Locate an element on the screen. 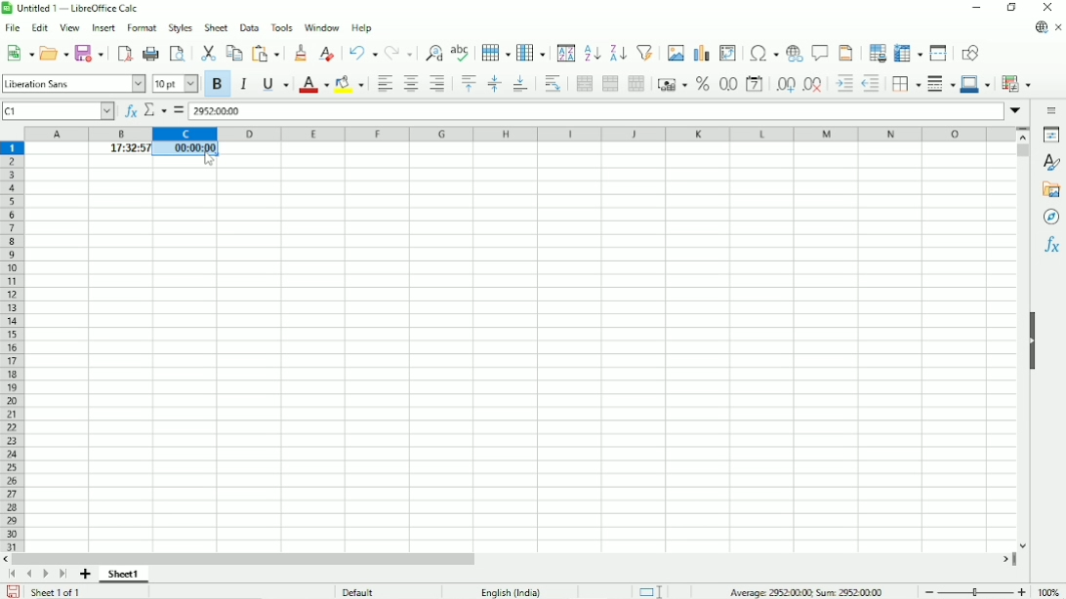 The width and height of the screenshot is (1066, 599). Merge cells is located at coordinates (609, 84).